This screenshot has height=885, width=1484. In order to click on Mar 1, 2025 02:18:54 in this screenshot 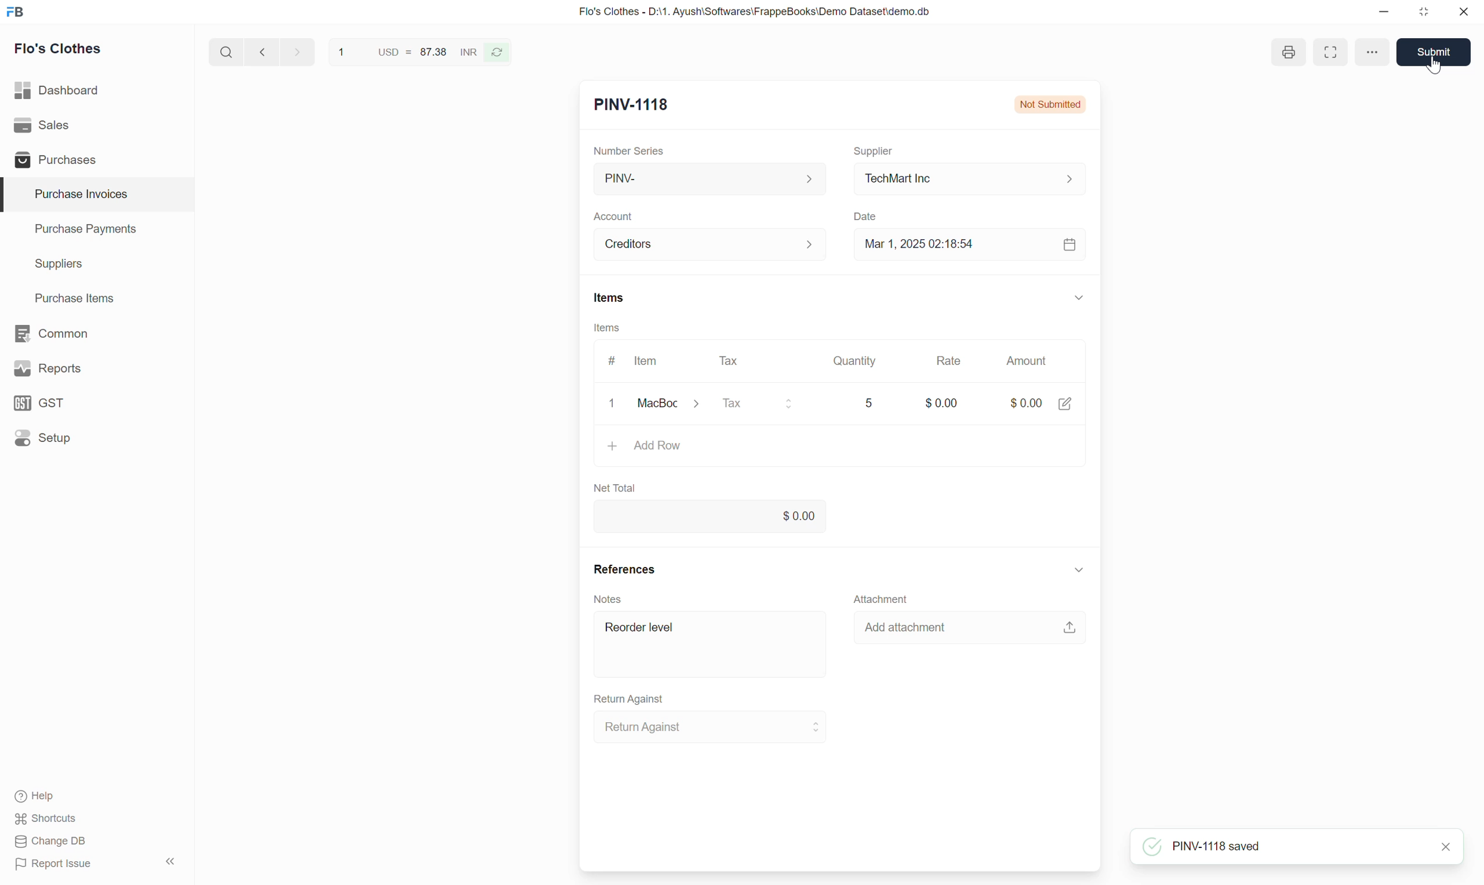, I will do `click(970, 243)`.